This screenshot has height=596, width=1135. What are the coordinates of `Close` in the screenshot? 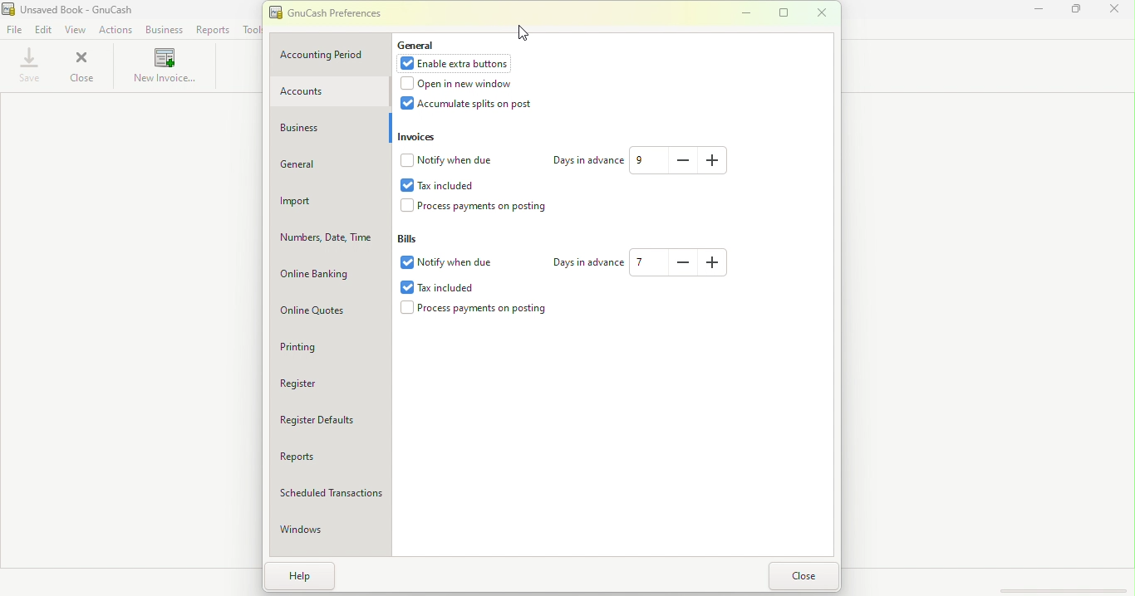 It's located at (81, 66).